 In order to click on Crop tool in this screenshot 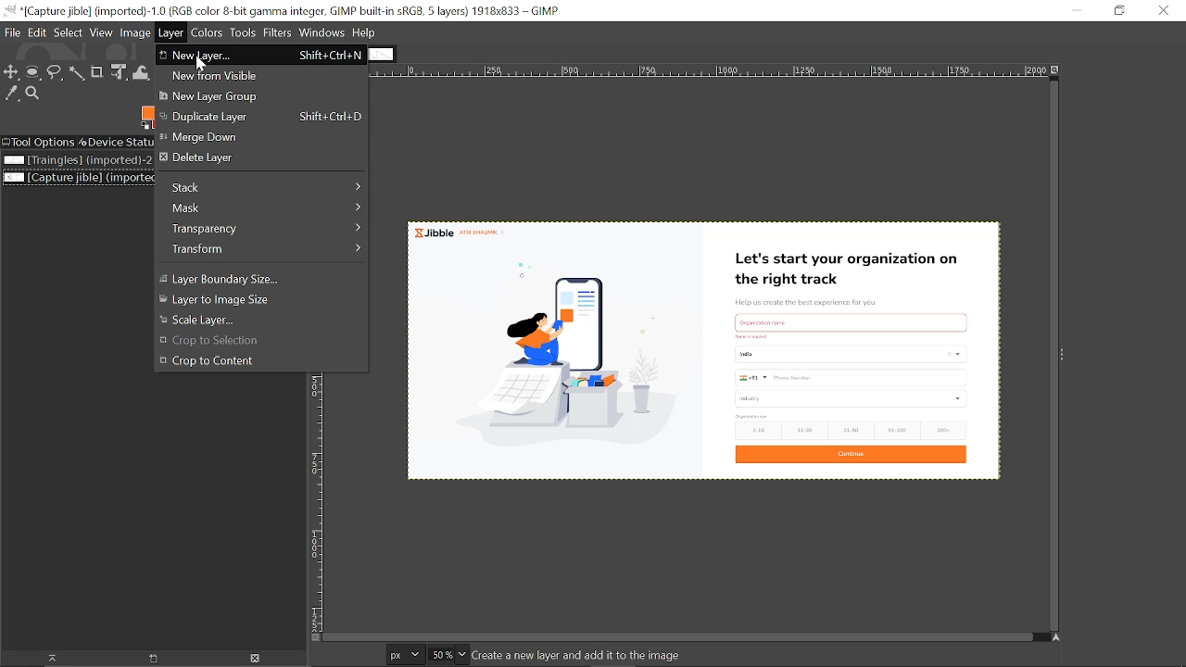, I will do `click(98, 72)`.